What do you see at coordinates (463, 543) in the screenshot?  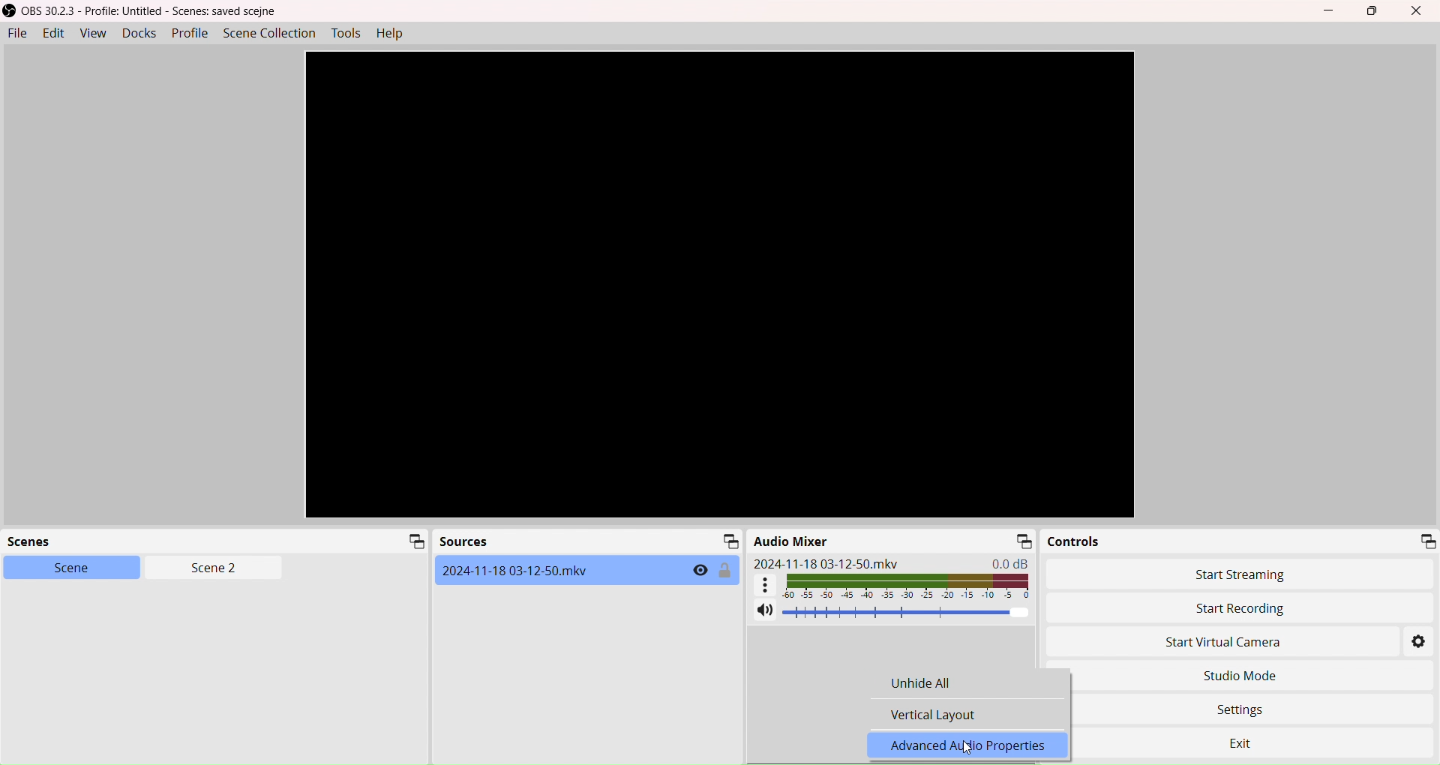 I see `Sources` at bounding box center [463, 543].